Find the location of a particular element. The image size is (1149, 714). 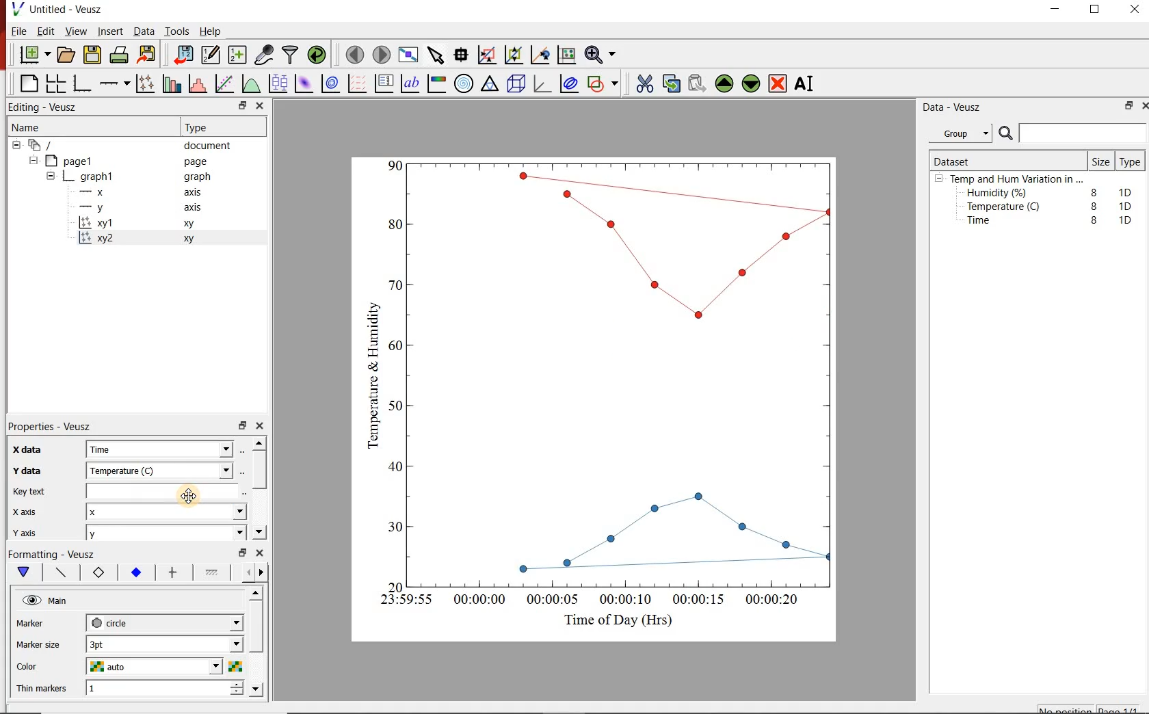

Data - Veusz is located at coordinates (955, 107).